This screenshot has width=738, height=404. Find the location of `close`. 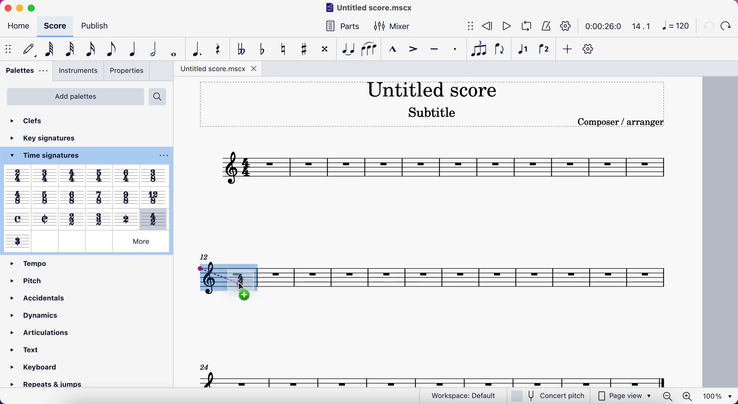

close is located at coordinates (10, 9).